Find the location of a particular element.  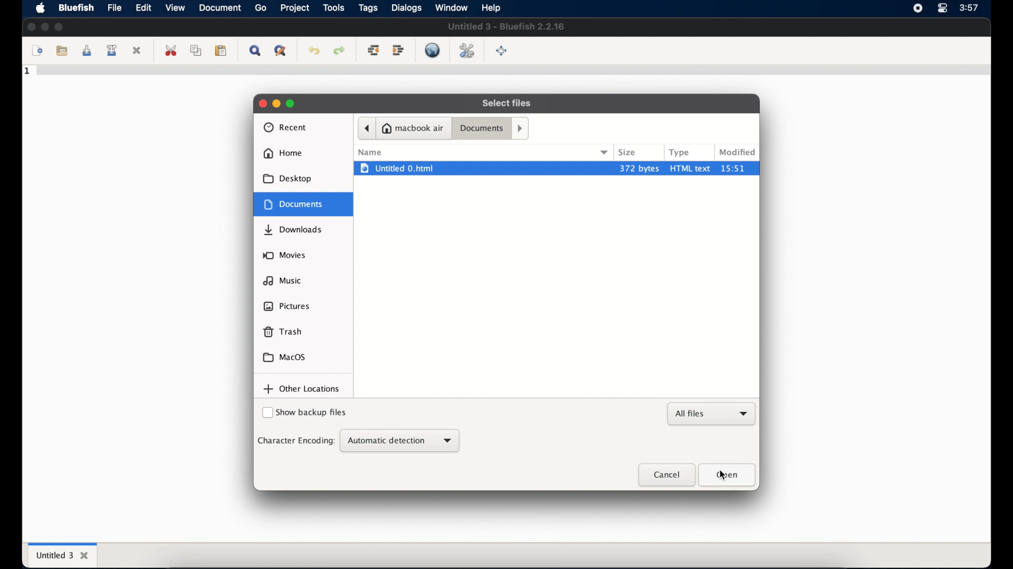

Untitled 0.html is located at coordinates (481, 168).